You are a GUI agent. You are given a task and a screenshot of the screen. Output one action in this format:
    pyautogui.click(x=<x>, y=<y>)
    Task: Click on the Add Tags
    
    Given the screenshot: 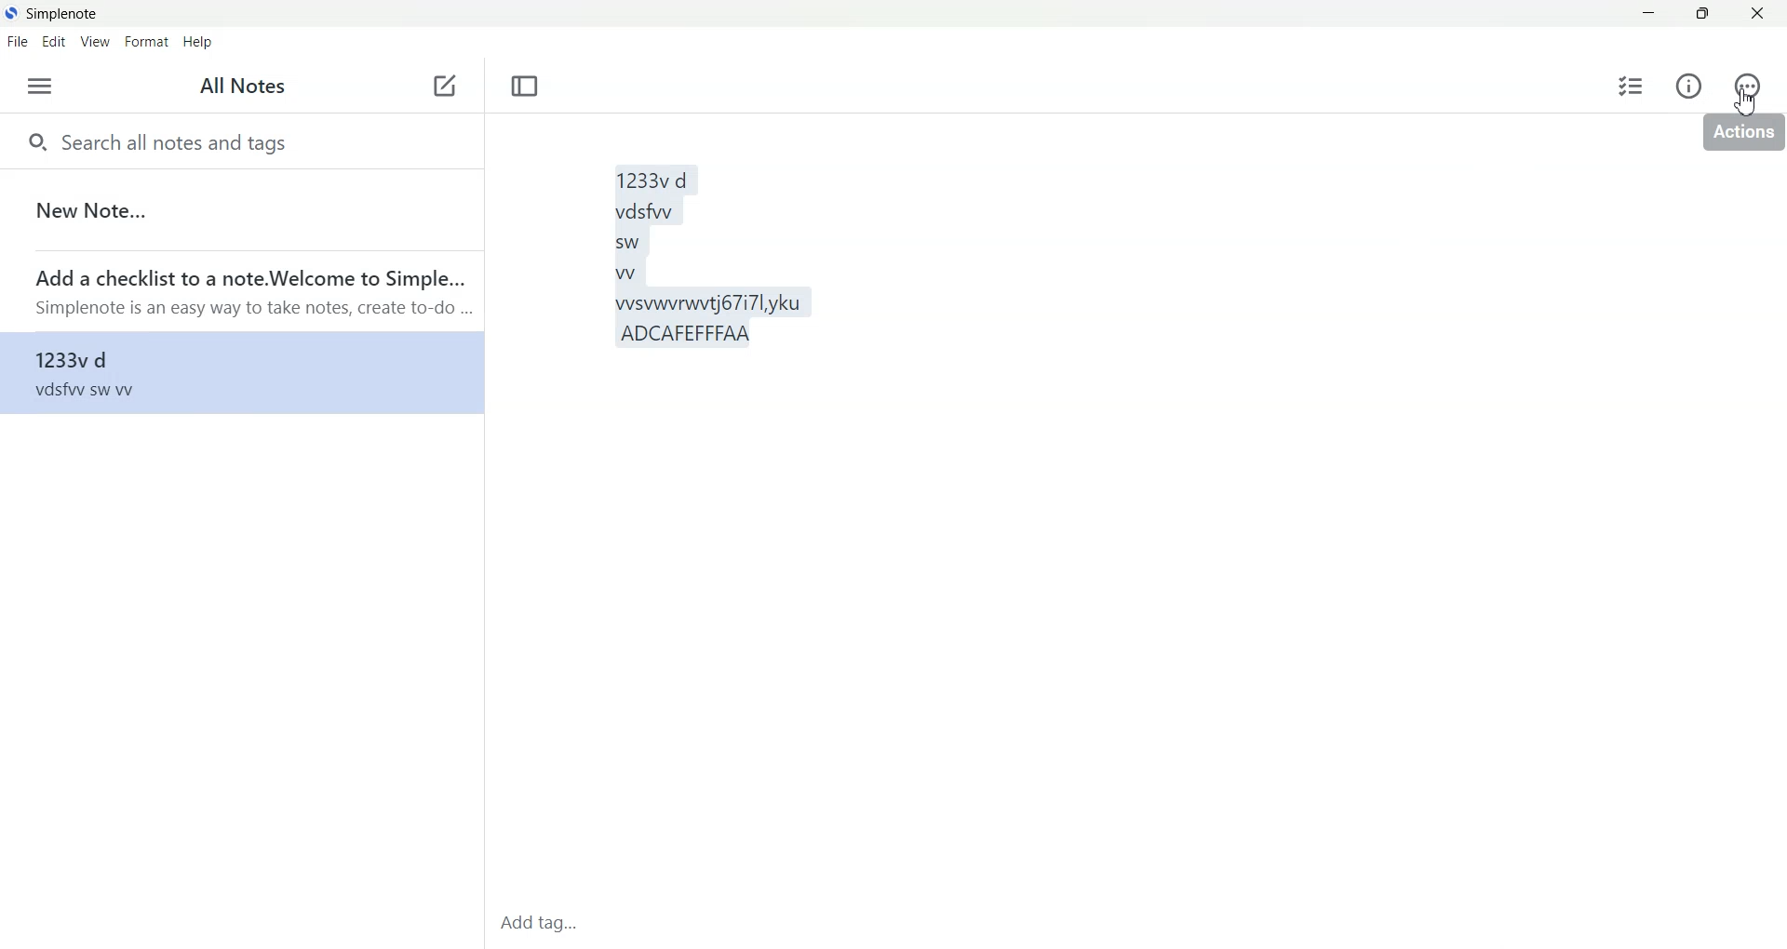 What is the action you would take?
    pyautogui.click(x=545, y=924)
    